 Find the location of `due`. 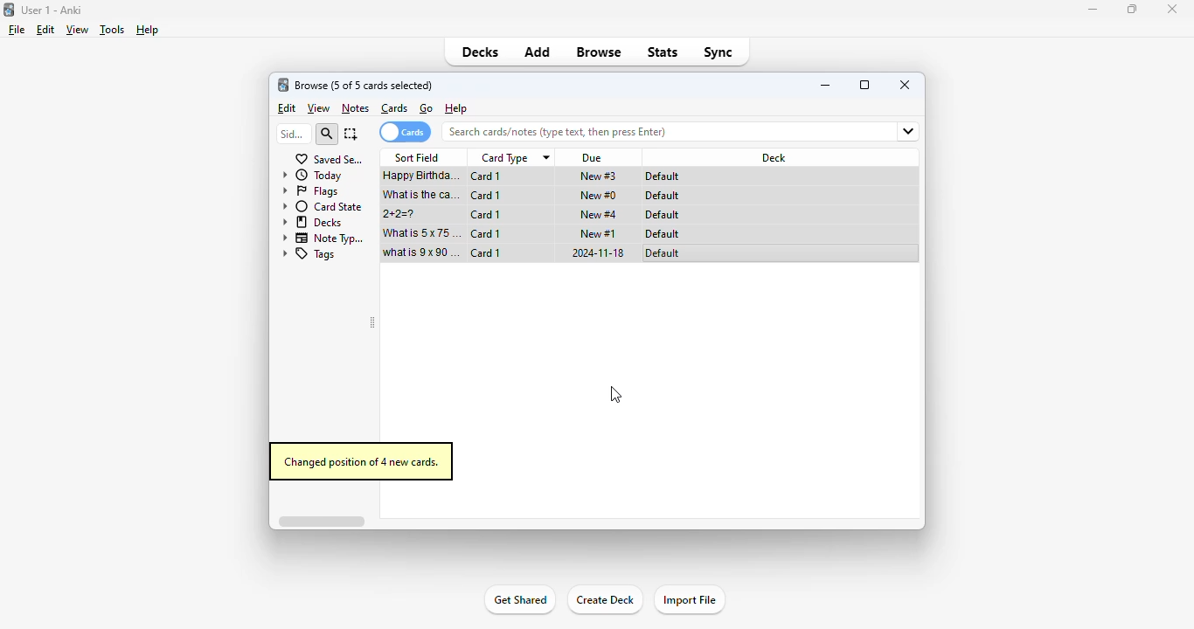

due is located at coordinates (594, 158).